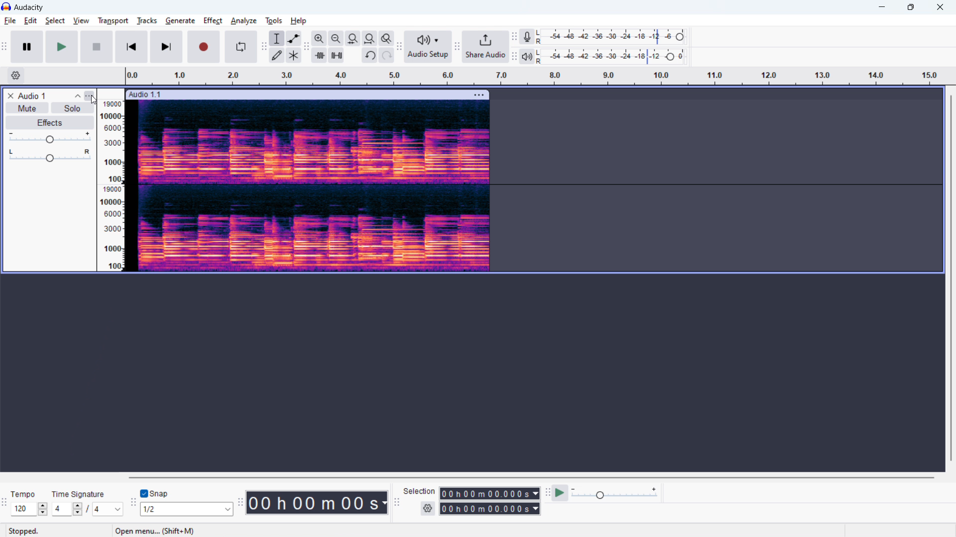 This screenshot has width=956, height=537. I want to click on envelop tool, so click(293, 39).